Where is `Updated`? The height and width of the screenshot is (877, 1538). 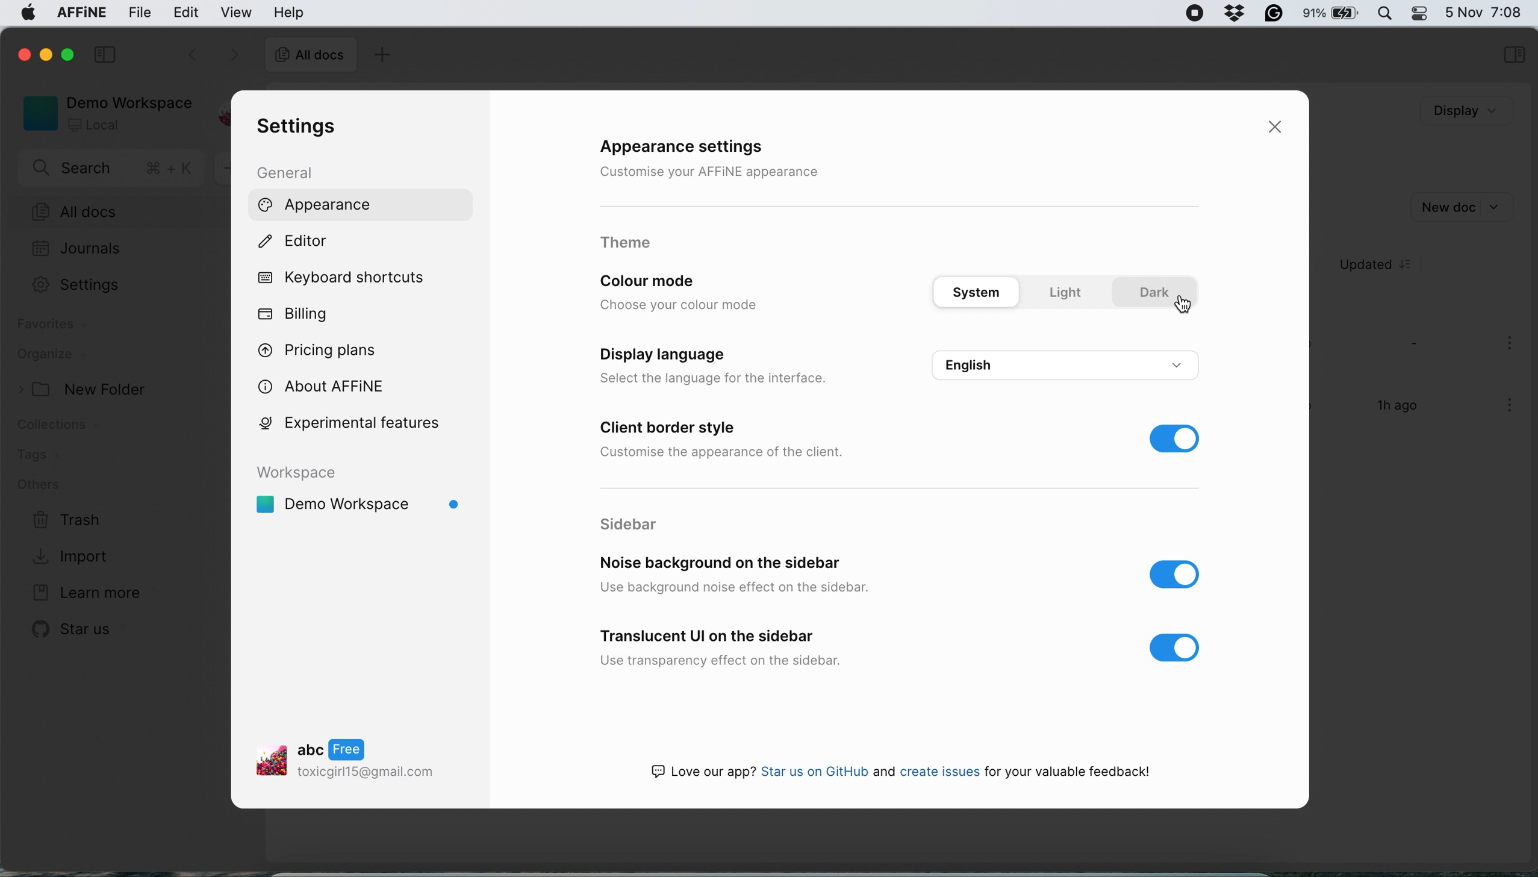
Updated is located at coordinates (1372, 264).